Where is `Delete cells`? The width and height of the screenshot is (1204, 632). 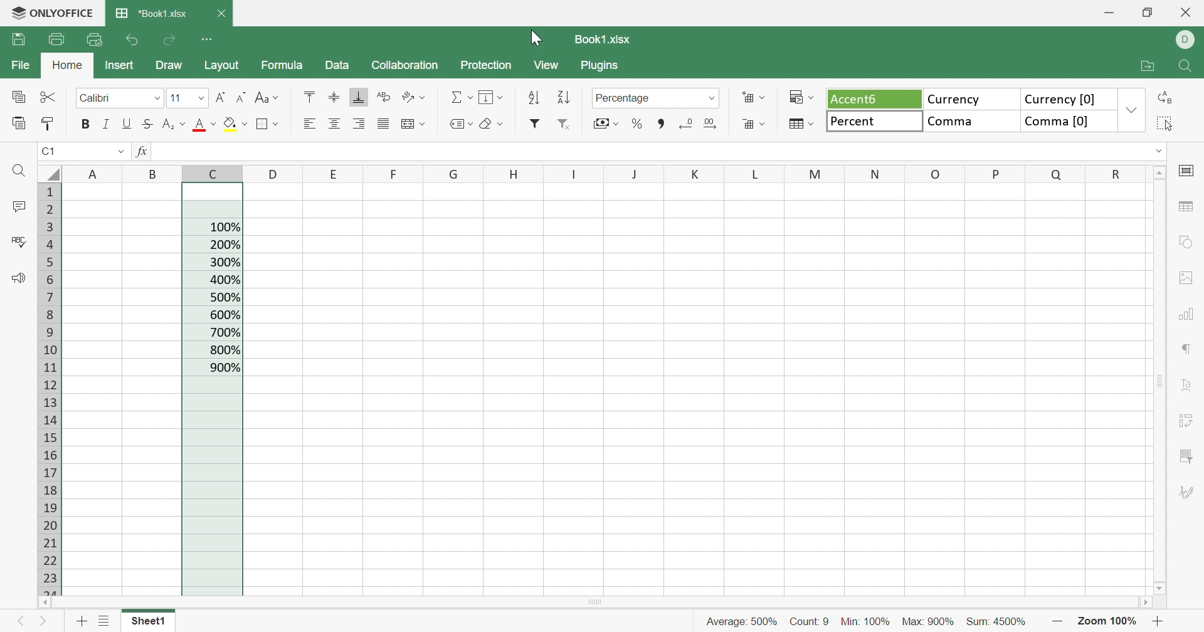
Delete cells is located at coordinates (753, 125).